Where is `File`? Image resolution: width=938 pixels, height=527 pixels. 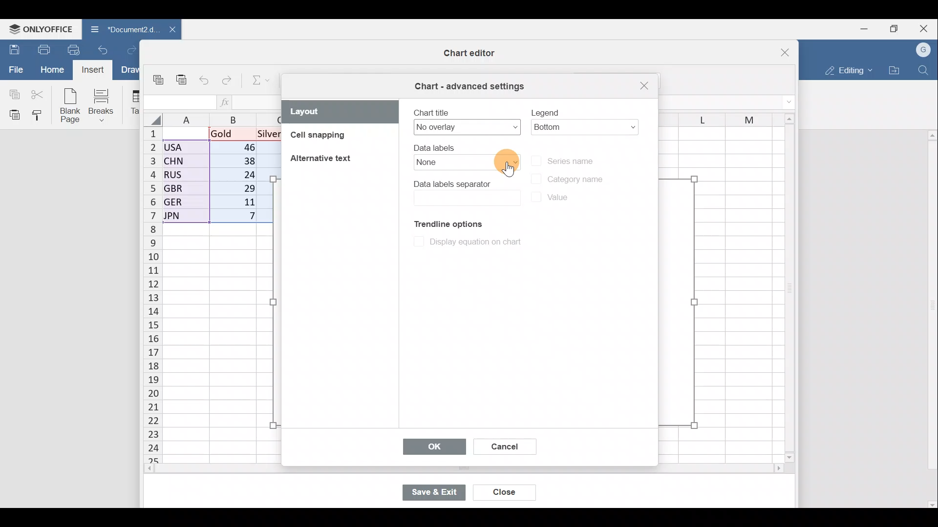 File is located at coordinates (15, 69).